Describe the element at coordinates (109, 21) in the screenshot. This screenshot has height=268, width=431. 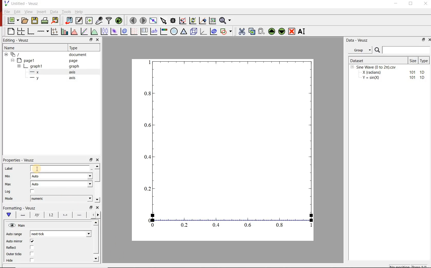
I see `filter data` at that location.